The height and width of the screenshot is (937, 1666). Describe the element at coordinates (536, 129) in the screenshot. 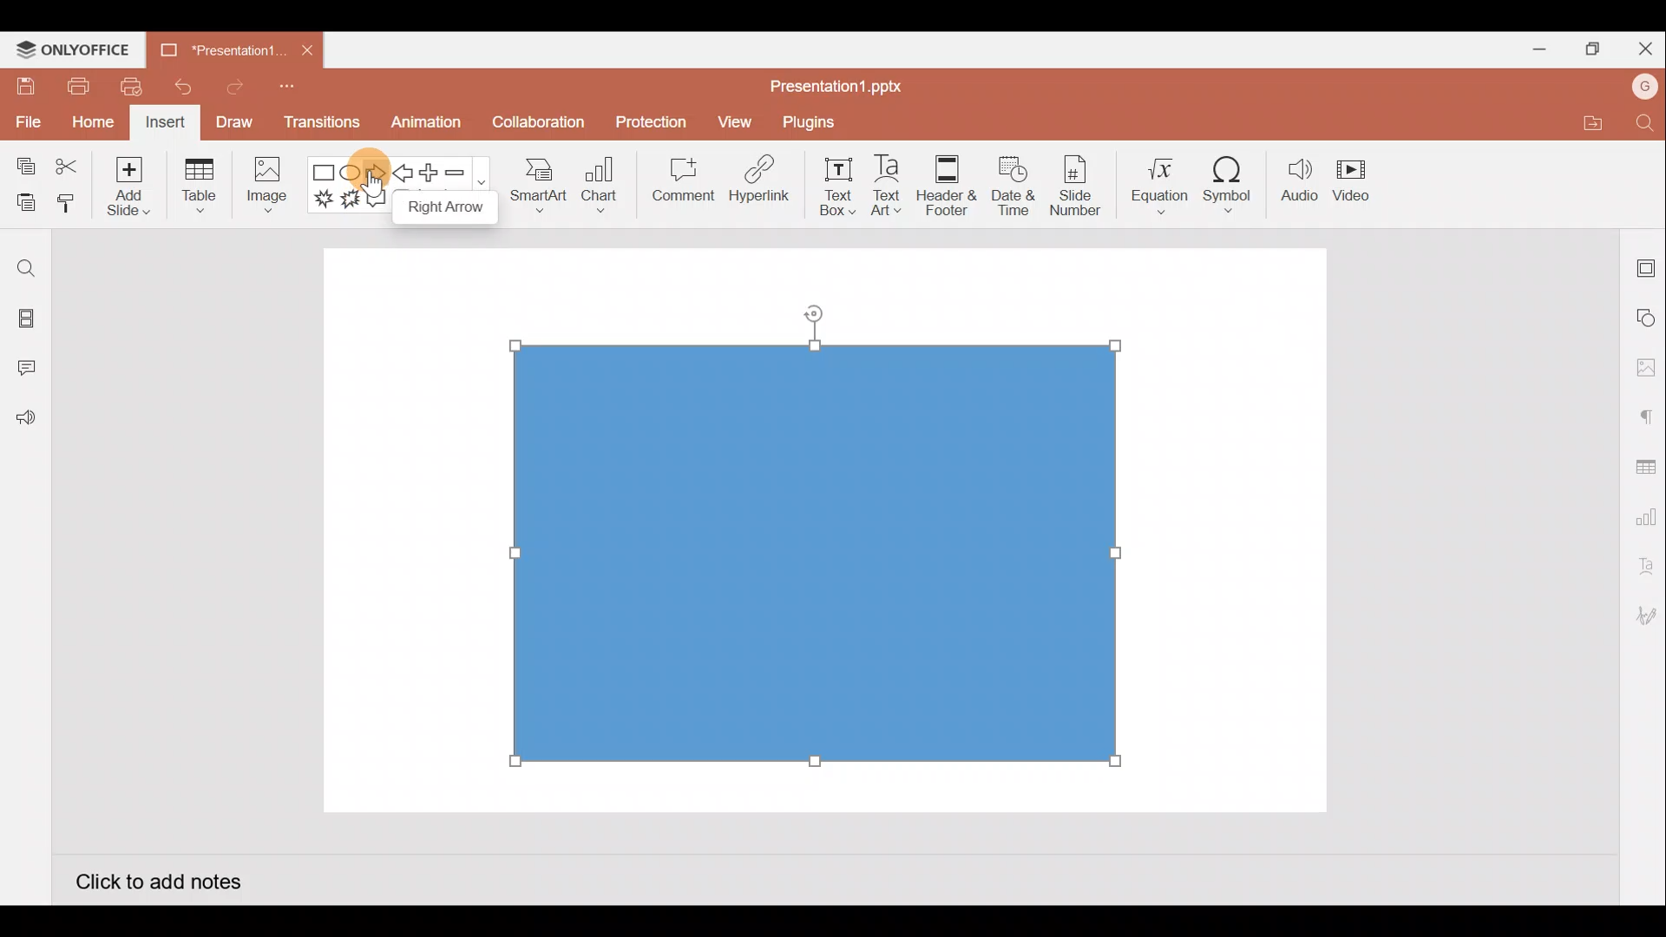

I see `Collaboration` at that location.